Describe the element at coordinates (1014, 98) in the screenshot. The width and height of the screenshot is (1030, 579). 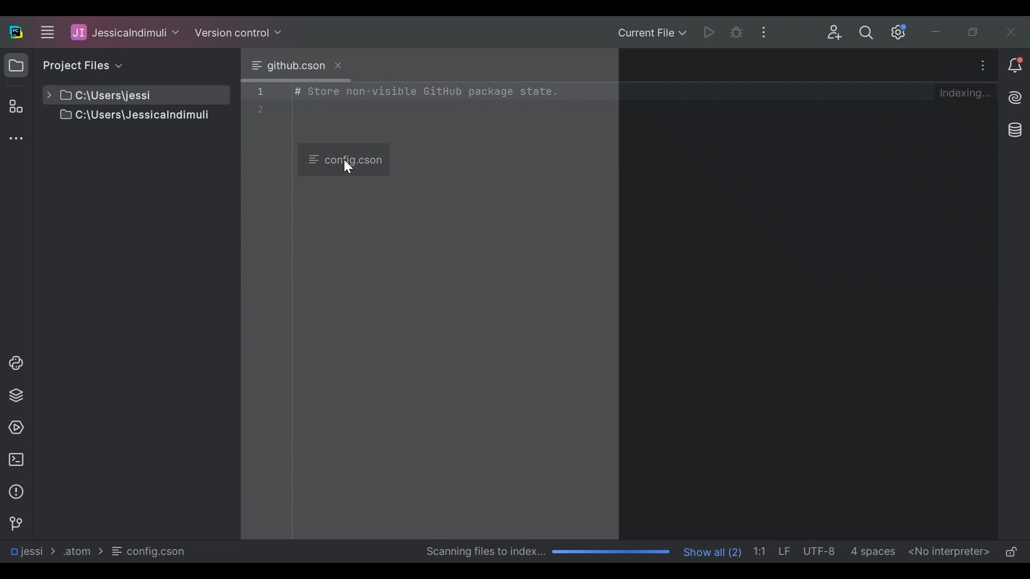
I see `AI Assistant` at that location.